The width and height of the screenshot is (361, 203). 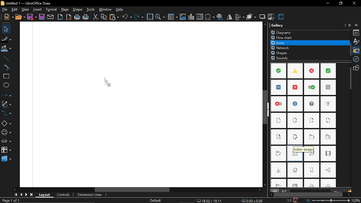 What do you see at coordinates (6, 133) in the screenshot?
I see `symbol shapes` at bounding box center [6, 133].